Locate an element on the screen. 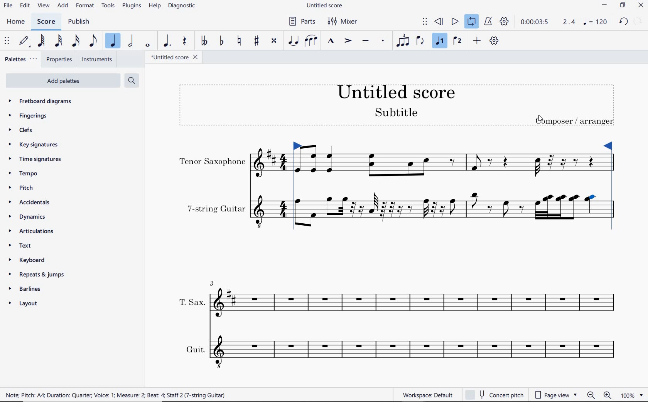 This screenshot has width=648, height=402. KEYBOARD is located at coordinates (26, 259).